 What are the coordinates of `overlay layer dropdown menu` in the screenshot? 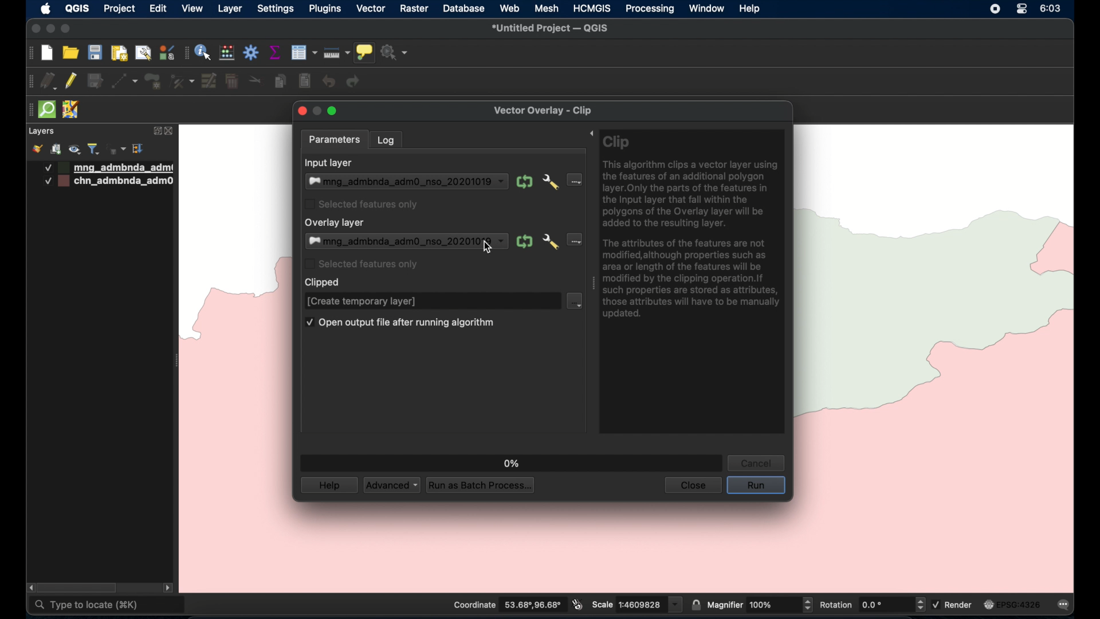 It's located at (575, 241).